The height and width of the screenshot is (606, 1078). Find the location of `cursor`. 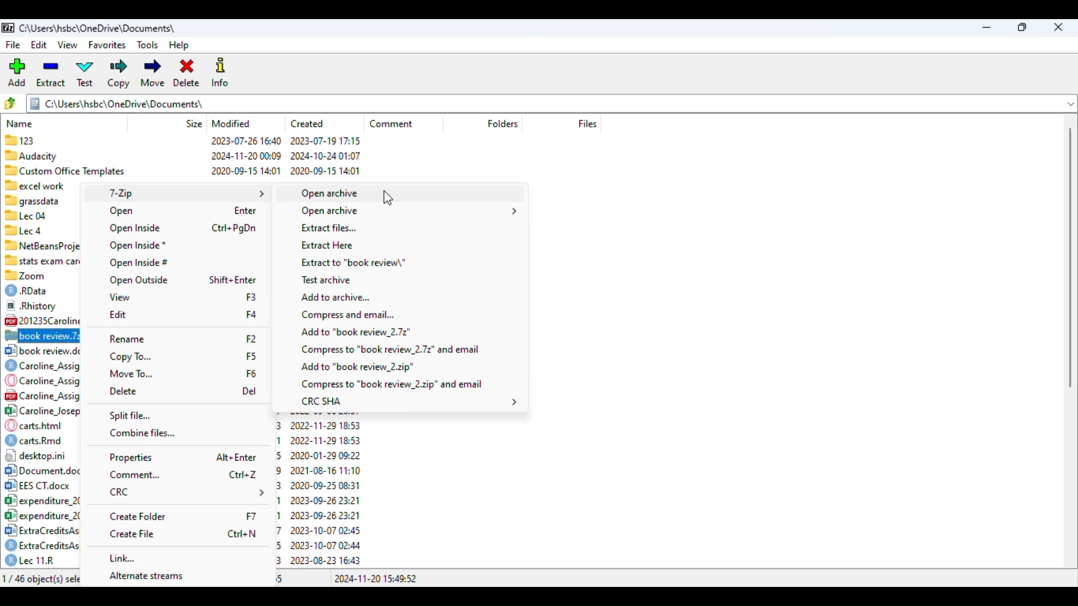

cursor is located at coordinates (387, 198).